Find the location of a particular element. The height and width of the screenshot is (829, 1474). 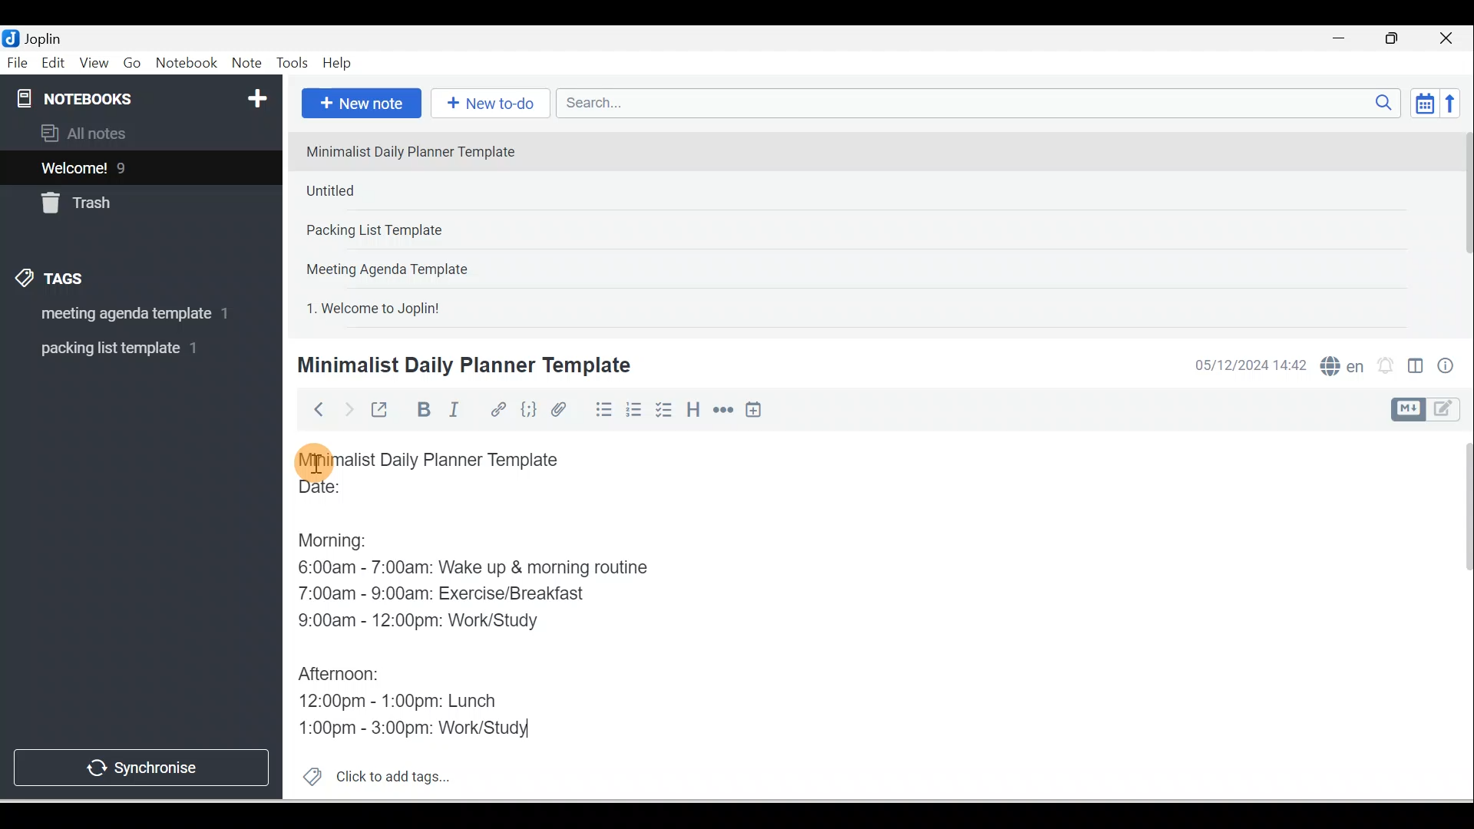

Hyperlink is located at coordinates (497, 411).